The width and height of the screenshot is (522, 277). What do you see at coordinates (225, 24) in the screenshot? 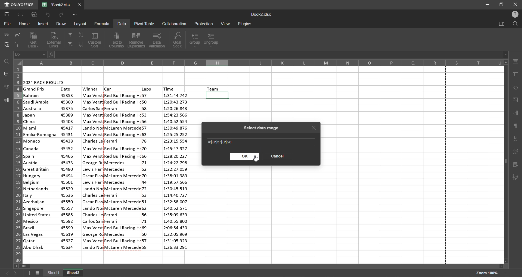
I see `view` at bounding box center [225, 24].